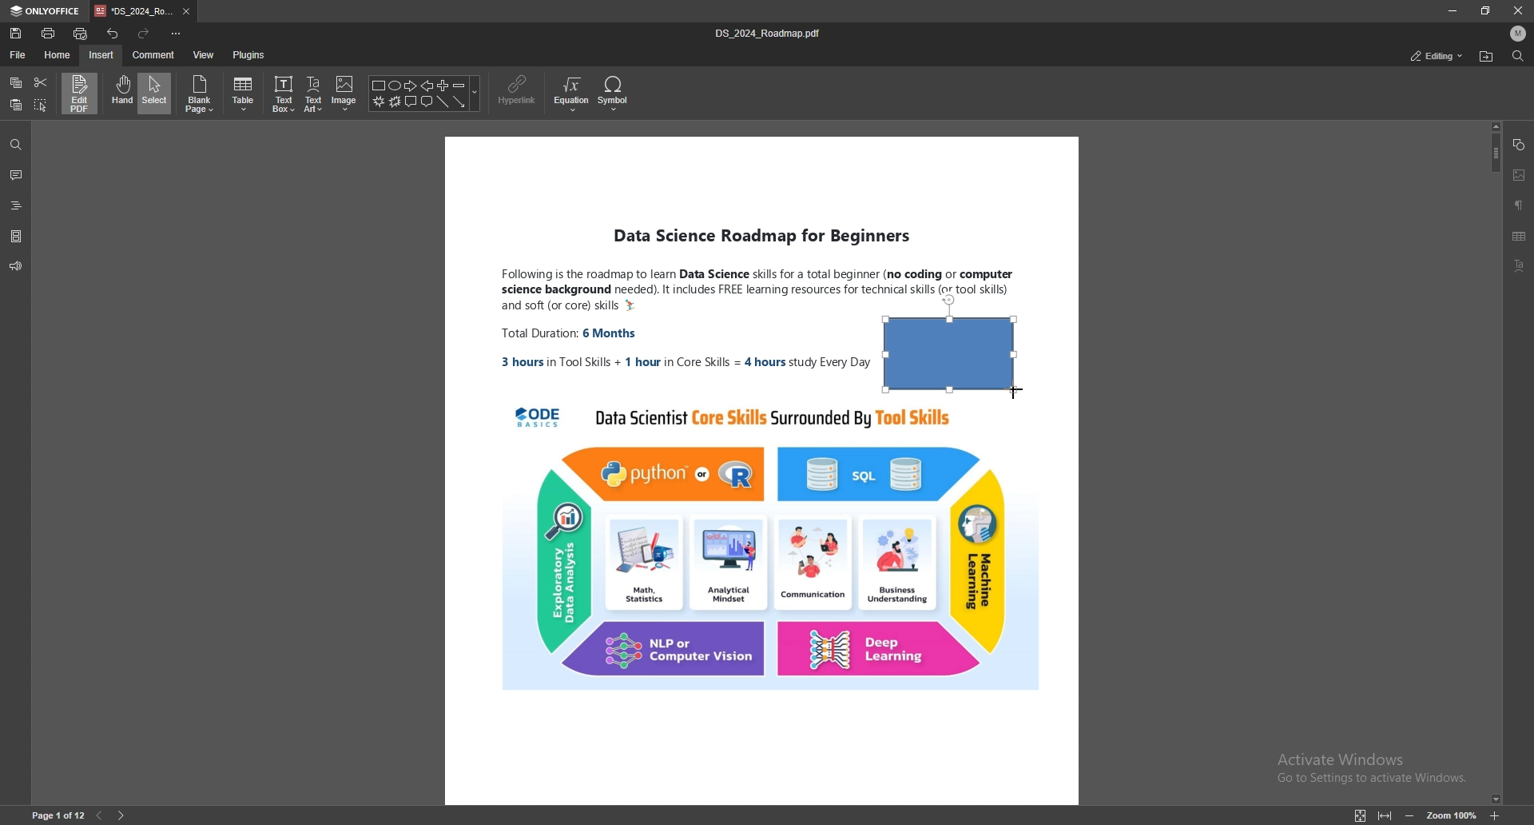 The image size is (1534, 825). What do you see at coordinates (426, 94) in the screenshot?
I see `shapes` at bounding box center [426, 94].